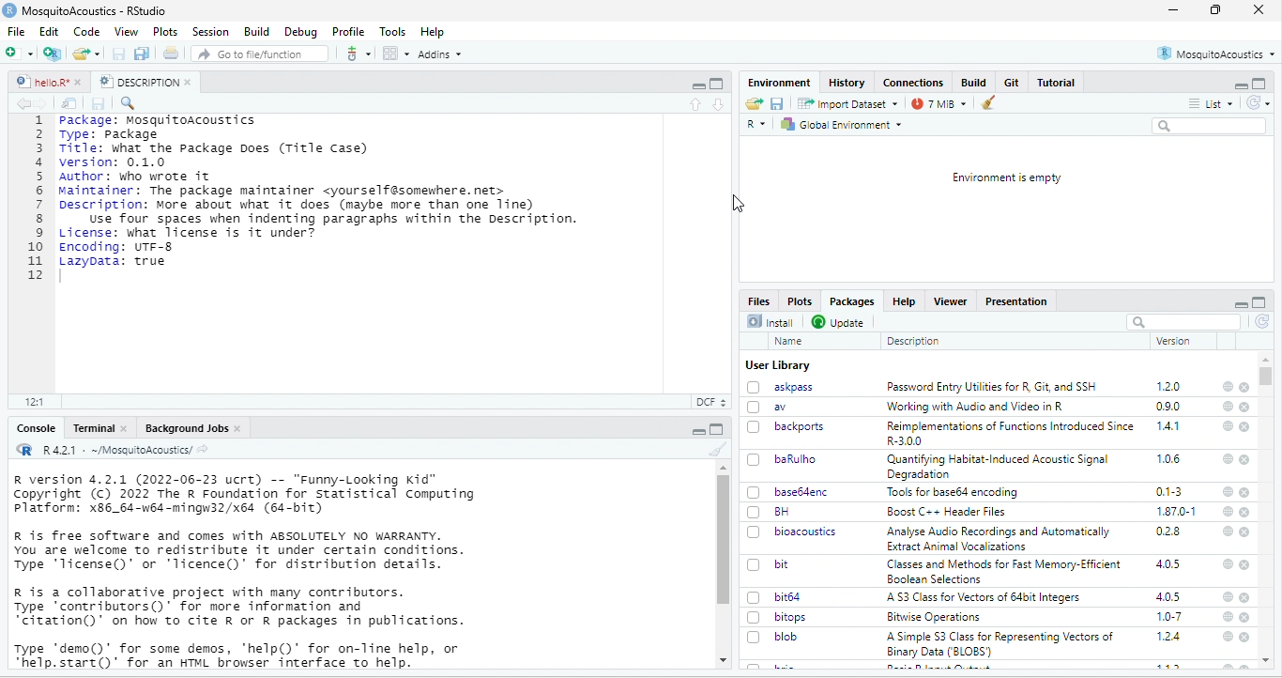 The image size is (1282, 678). What do you see at coordinates (713, 449) in the screenshot?
I see `clear console` at bounding box center [713, 449].